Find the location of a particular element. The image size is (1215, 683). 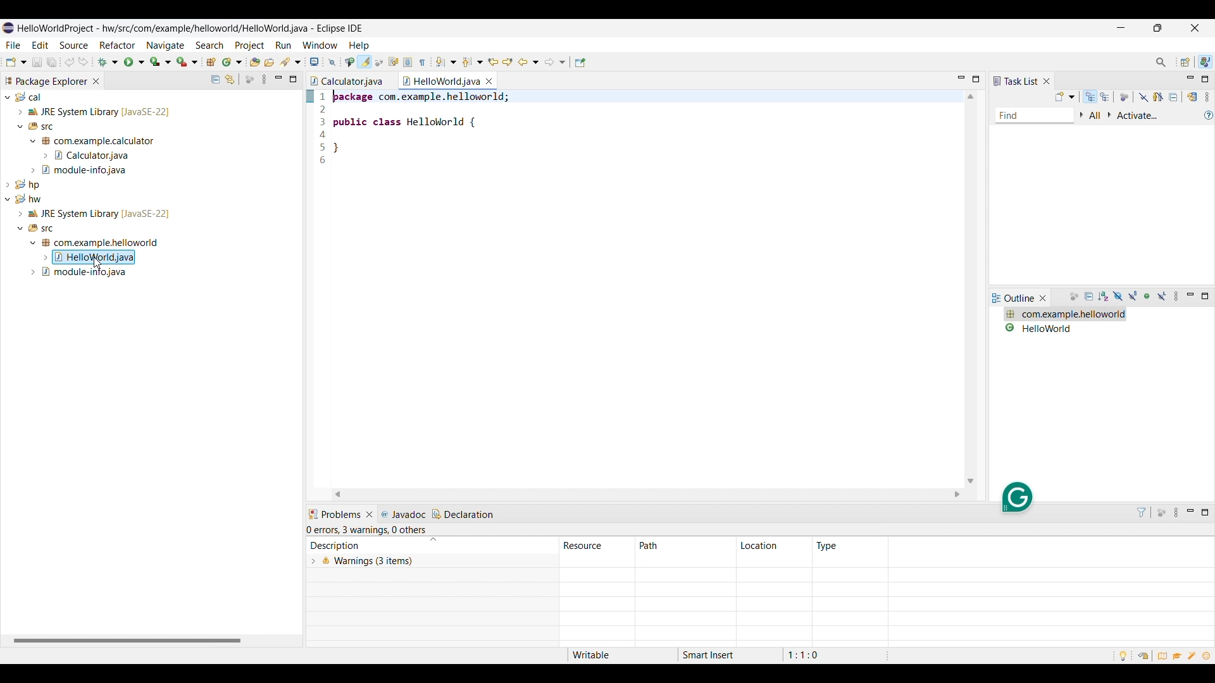

Find is located at coordinates (1035, 116).